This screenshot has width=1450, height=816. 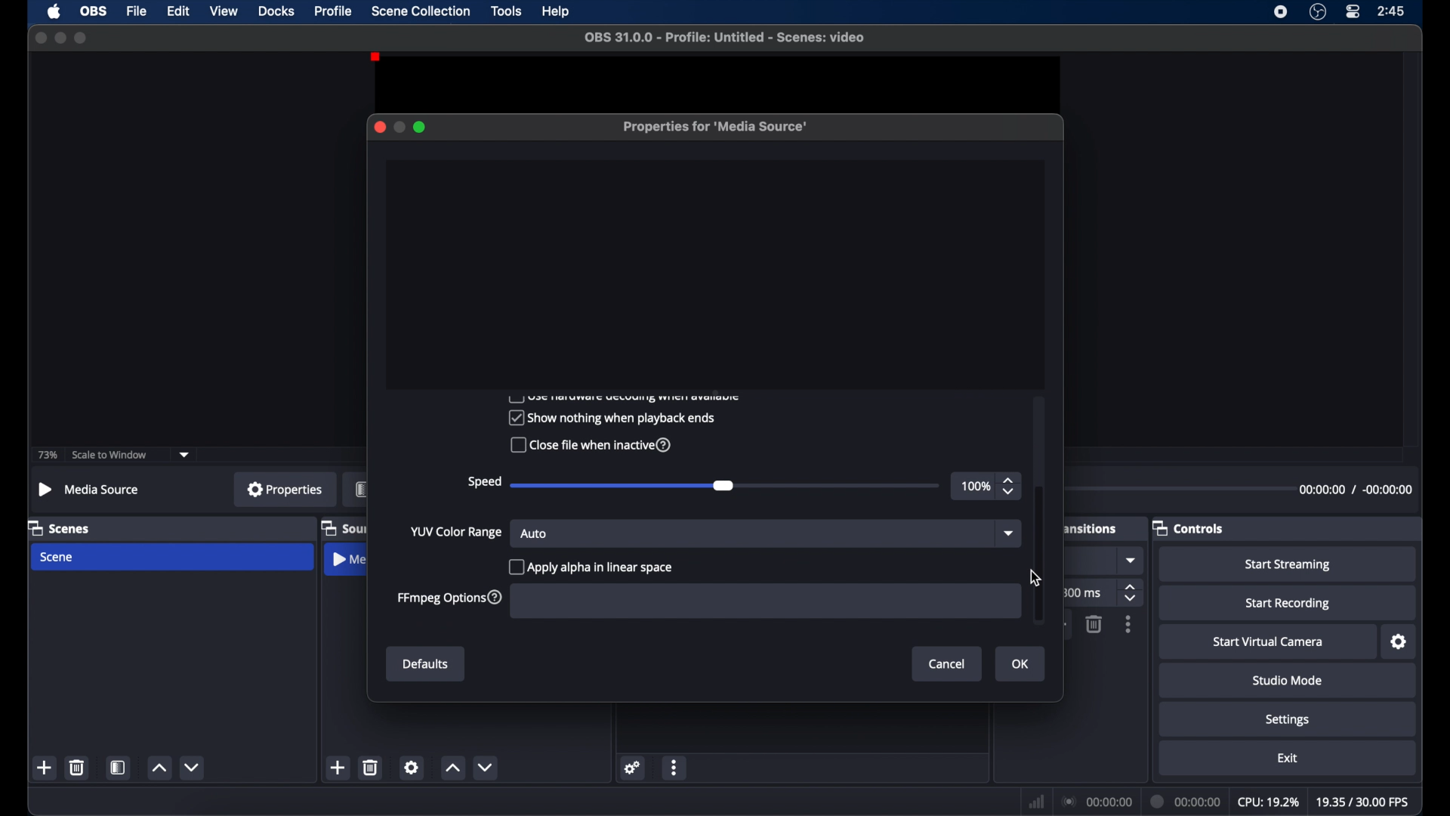 I want to click on scenes, so click(x=60, y=527).